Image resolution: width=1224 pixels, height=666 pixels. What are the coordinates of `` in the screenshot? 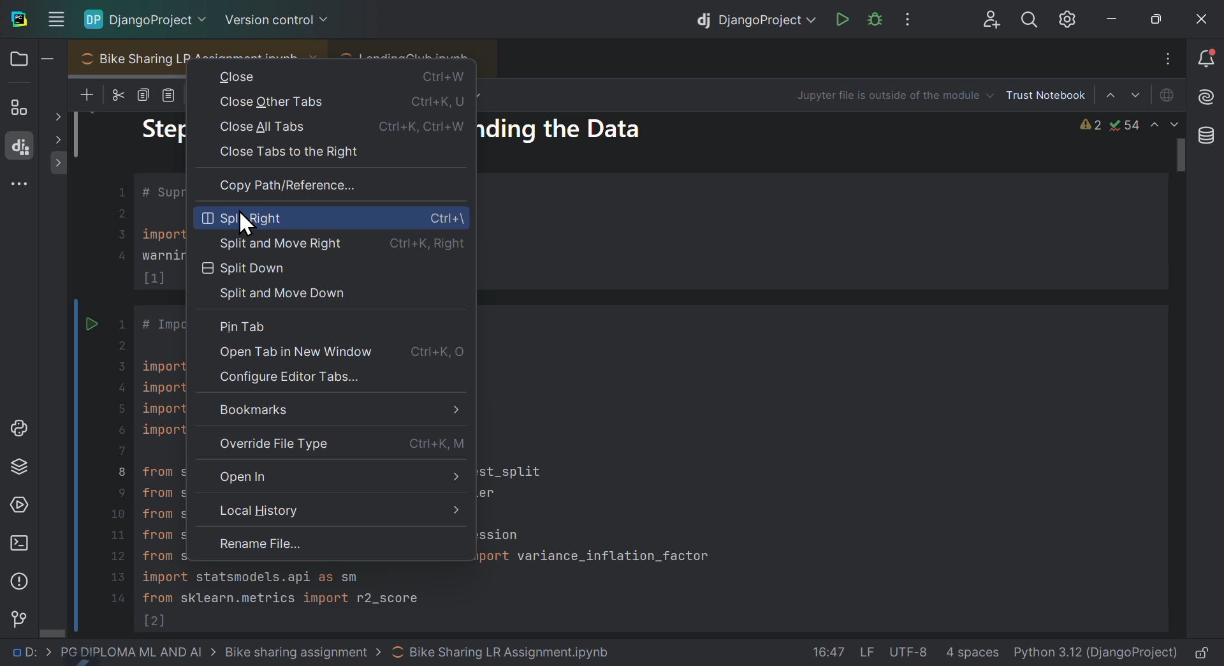 It's located at (59, 141).